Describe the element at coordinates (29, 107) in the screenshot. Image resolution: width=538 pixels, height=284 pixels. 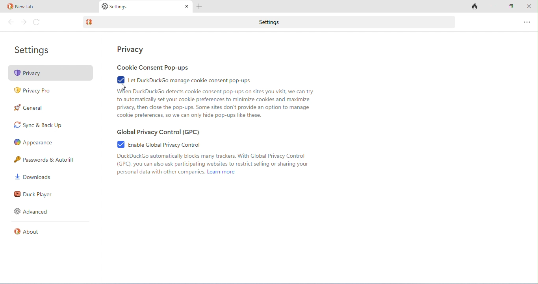
I see `general` at that location.